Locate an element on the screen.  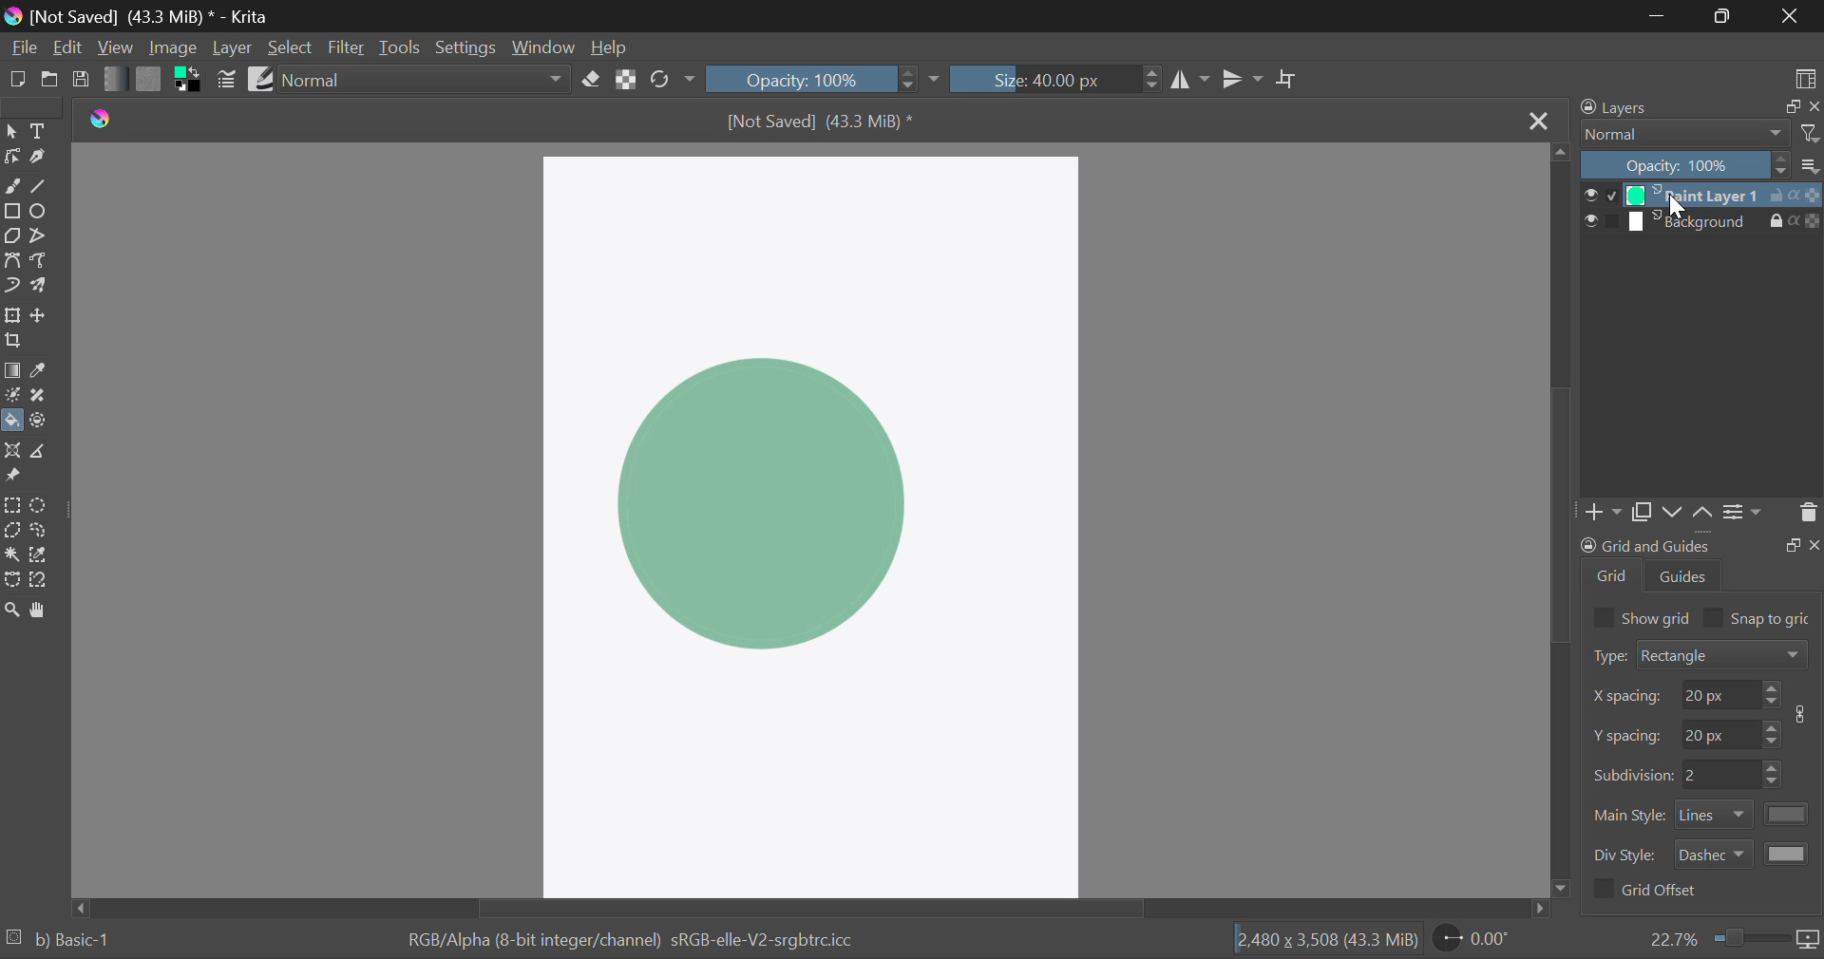
Ellipses Selected  is located at coordinates (38, 211).